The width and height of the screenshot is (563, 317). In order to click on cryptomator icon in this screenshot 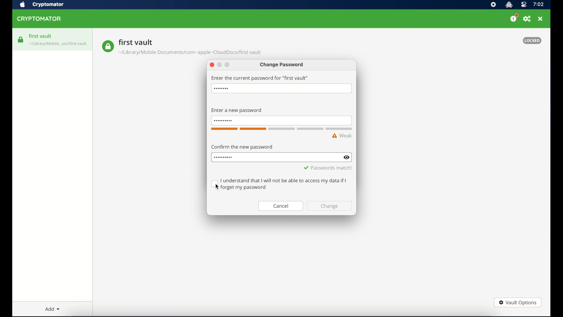, I will do `click(509, 5)`.